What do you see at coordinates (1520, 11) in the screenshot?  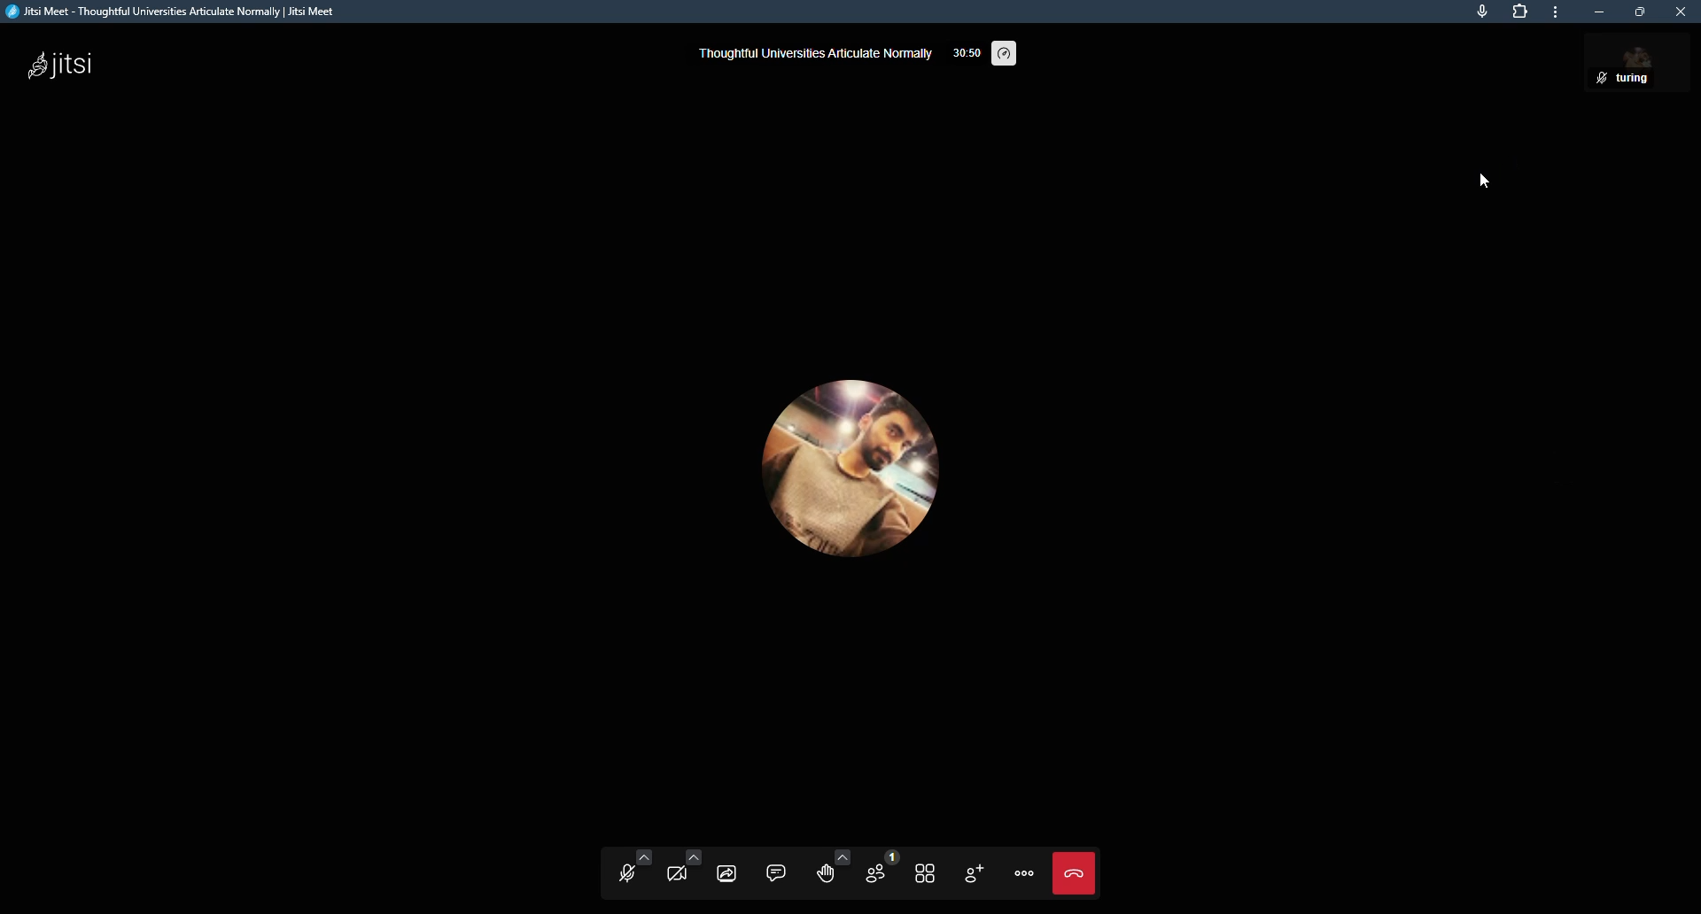 I see `extension` at bounding box center [1520, 11].